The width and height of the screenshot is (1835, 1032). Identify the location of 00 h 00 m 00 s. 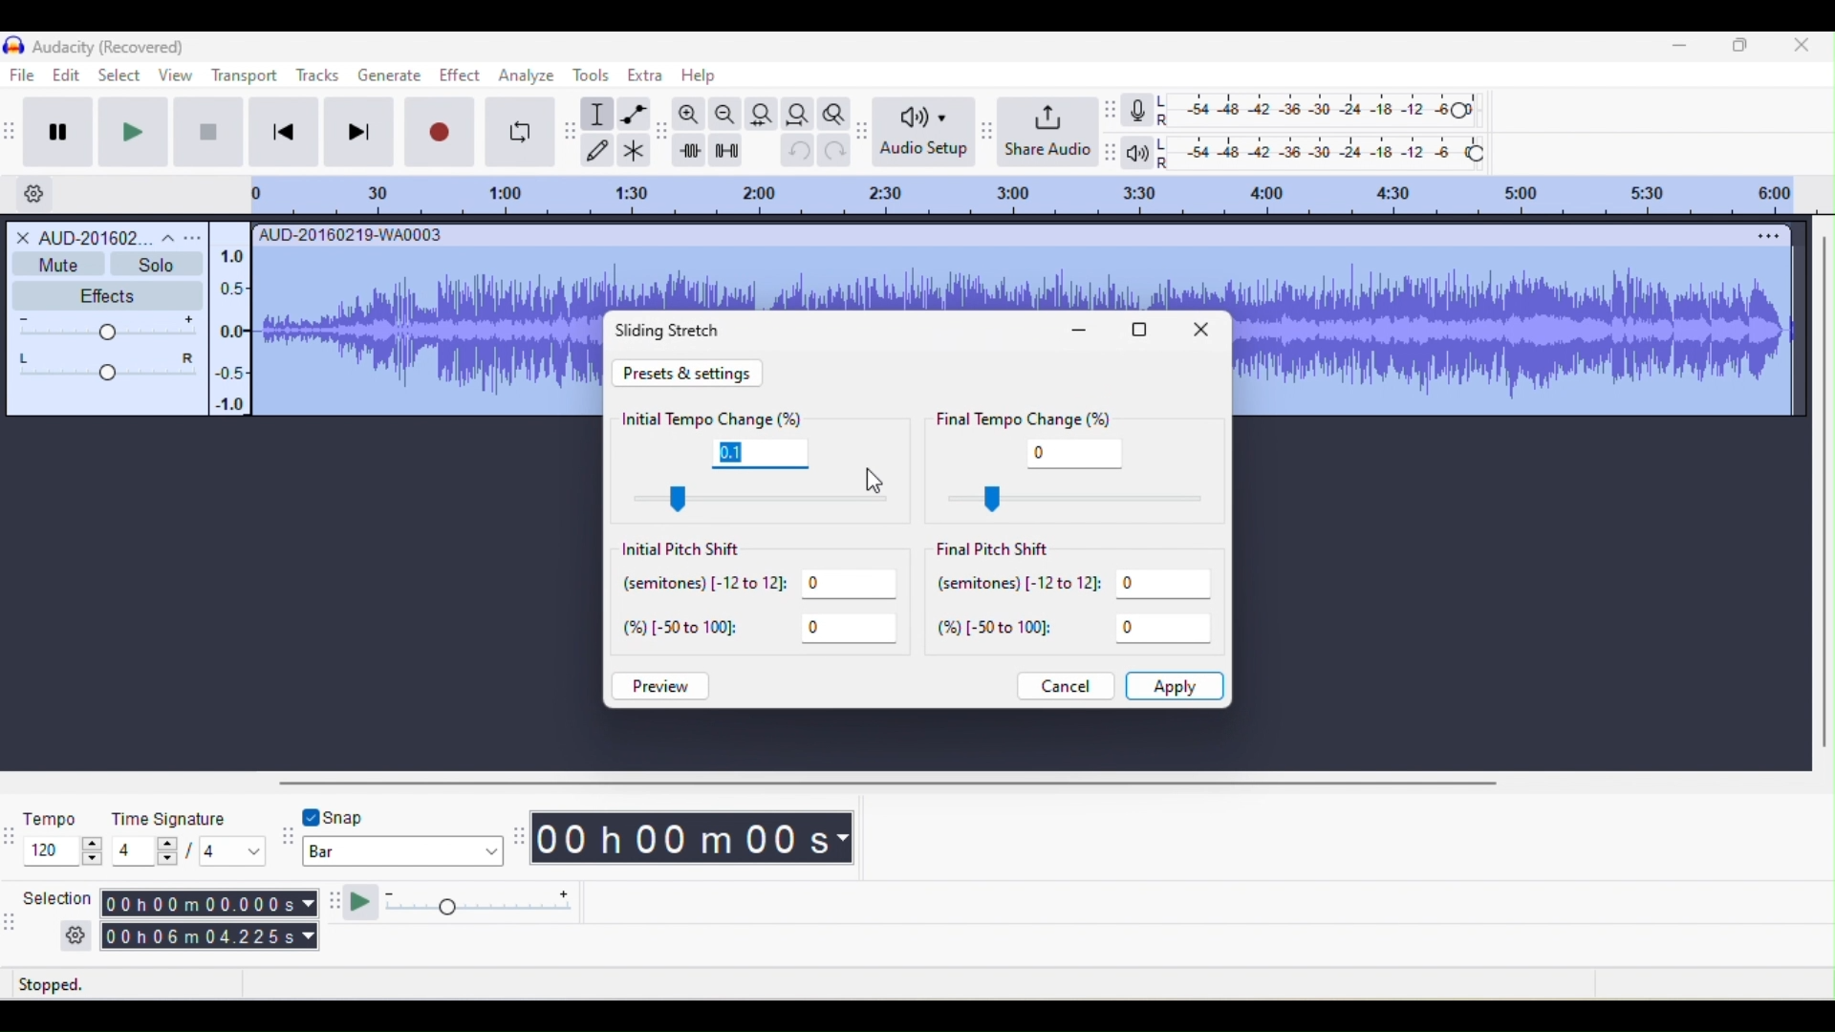
(695, 841).